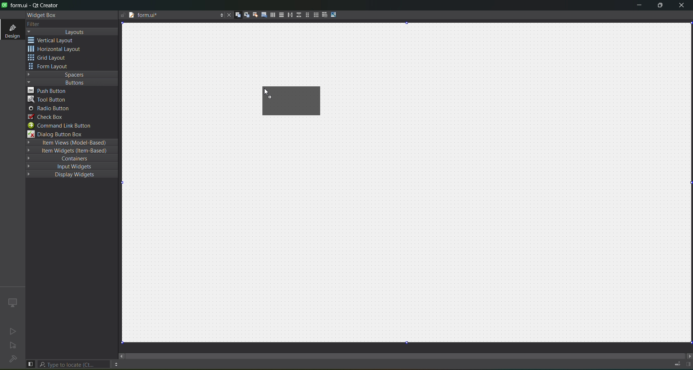  Describe the element at coordinates (220, 14) in the screenshot. I see `options` at that location.